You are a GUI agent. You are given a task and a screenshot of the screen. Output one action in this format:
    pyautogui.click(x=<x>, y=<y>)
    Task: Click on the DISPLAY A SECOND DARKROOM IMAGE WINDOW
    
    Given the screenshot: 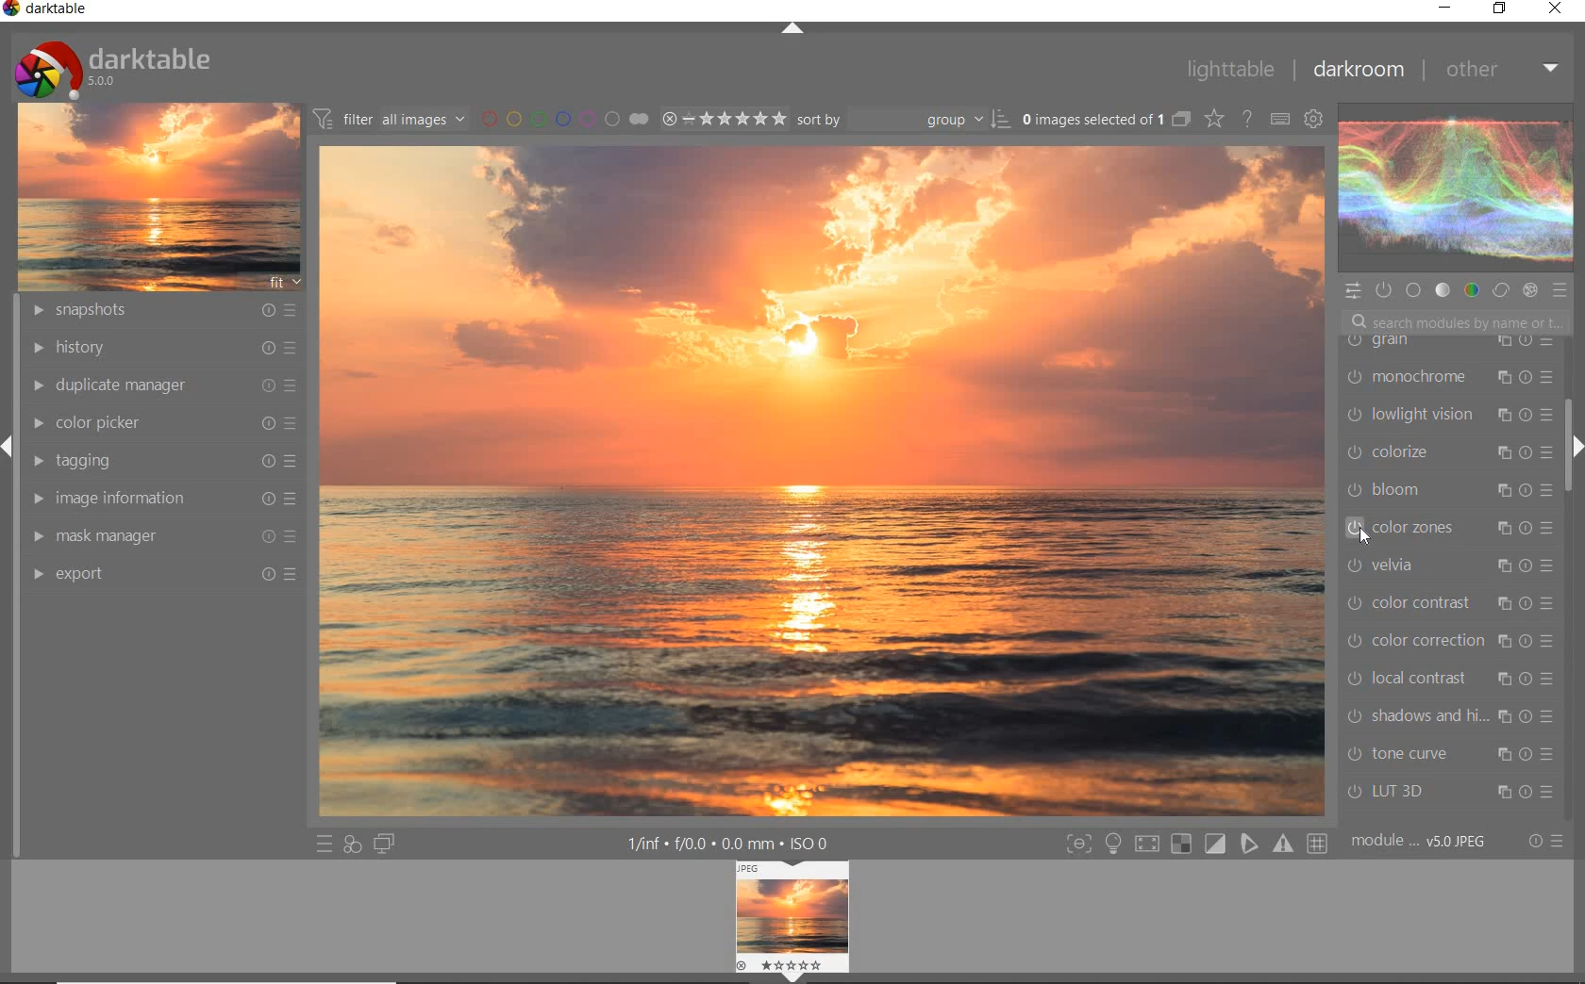 What is the action you would take?
    pyautogui.click(x=384, y=845)
    